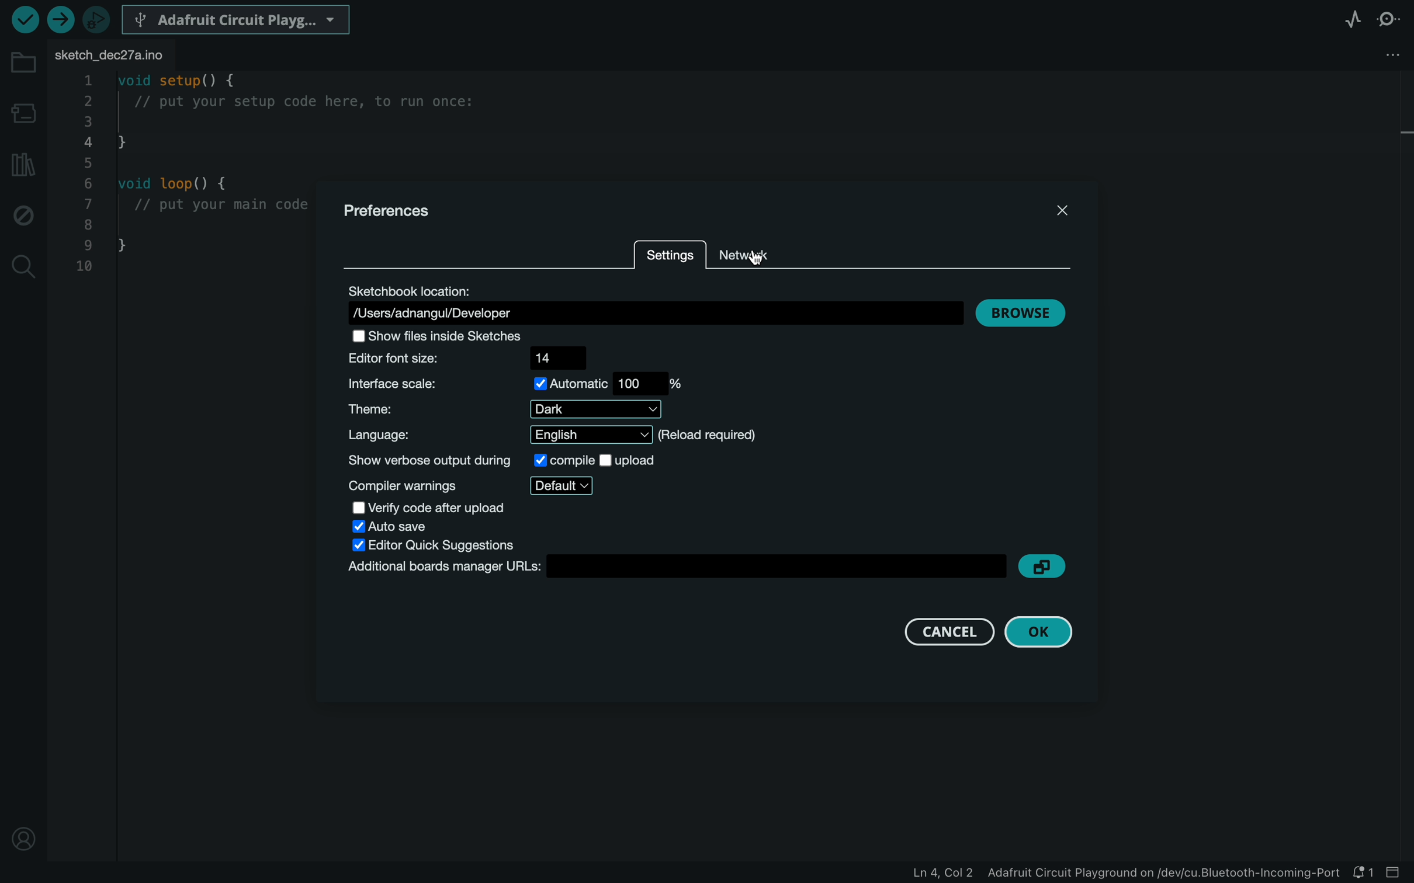 The image size is (1414, 883). Describe the element at coordinates (472, 359) in the screenshot. I see `font size` at that location.